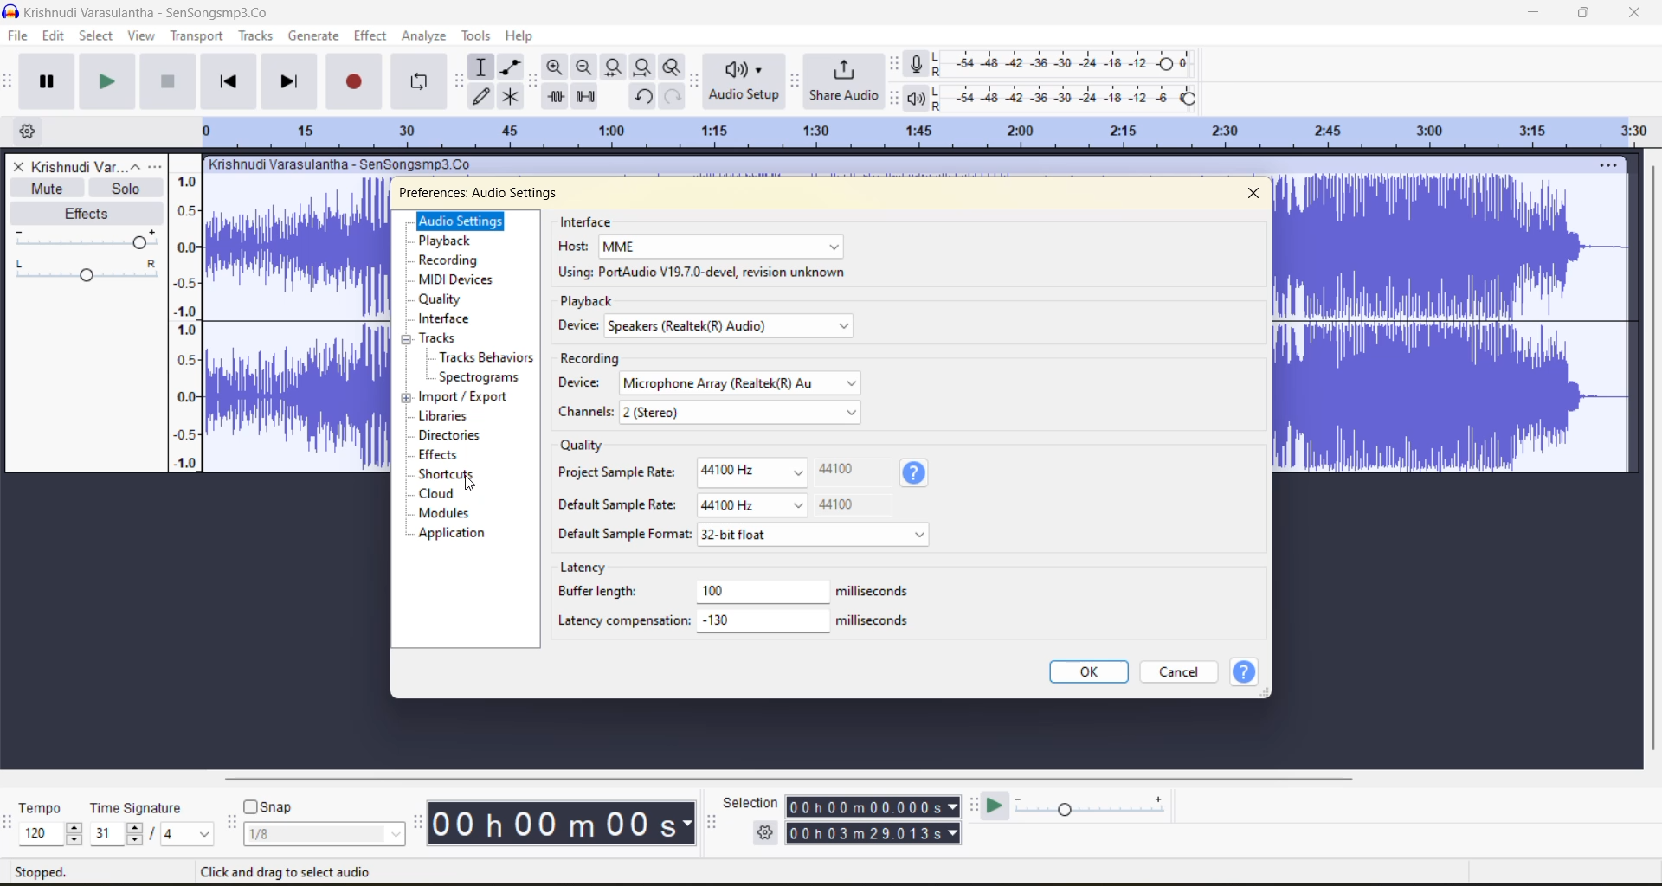  I want to click on interface, so click(590, 222).